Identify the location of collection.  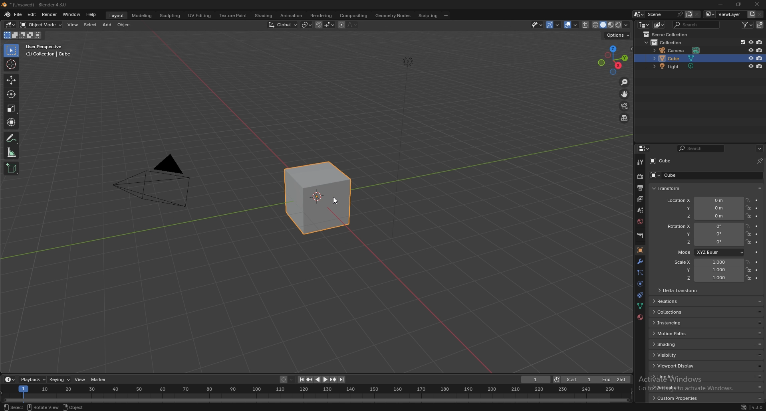
(640, 236).